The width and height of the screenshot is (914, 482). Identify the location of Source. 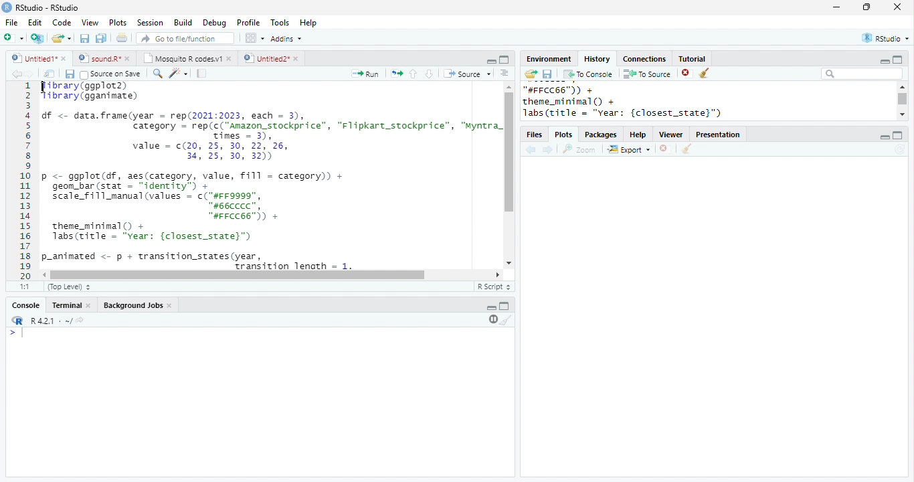
(467, 73).